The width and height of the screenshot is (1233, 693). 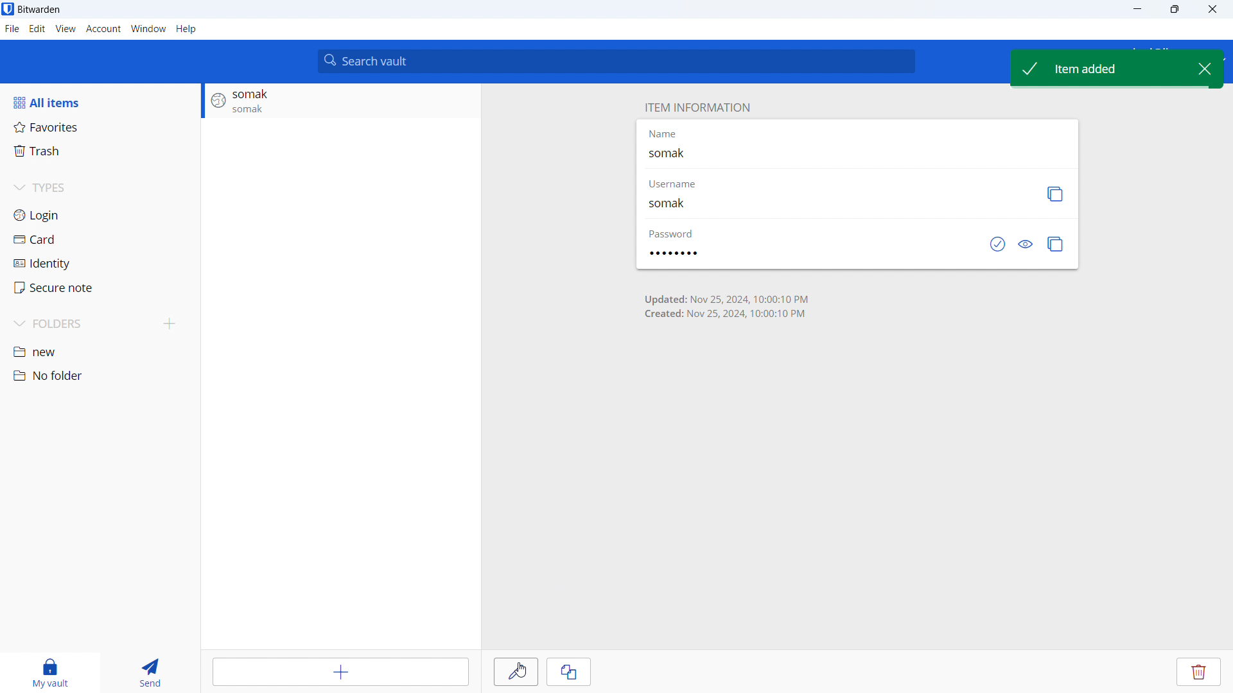 I want to click on password, so click(x=672, y=234).